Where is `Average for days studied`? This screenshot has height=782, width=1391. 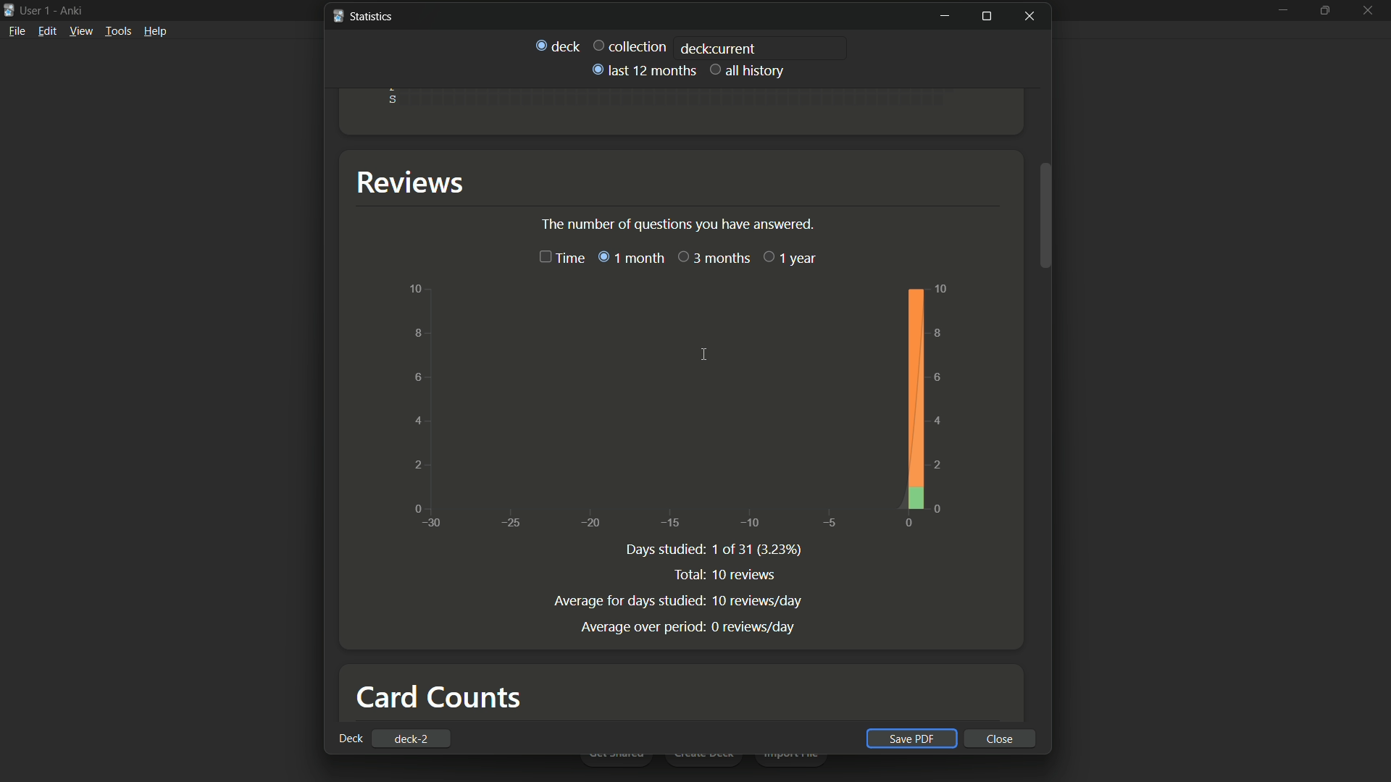 Average for days studied is located at coordinates (625, 600).